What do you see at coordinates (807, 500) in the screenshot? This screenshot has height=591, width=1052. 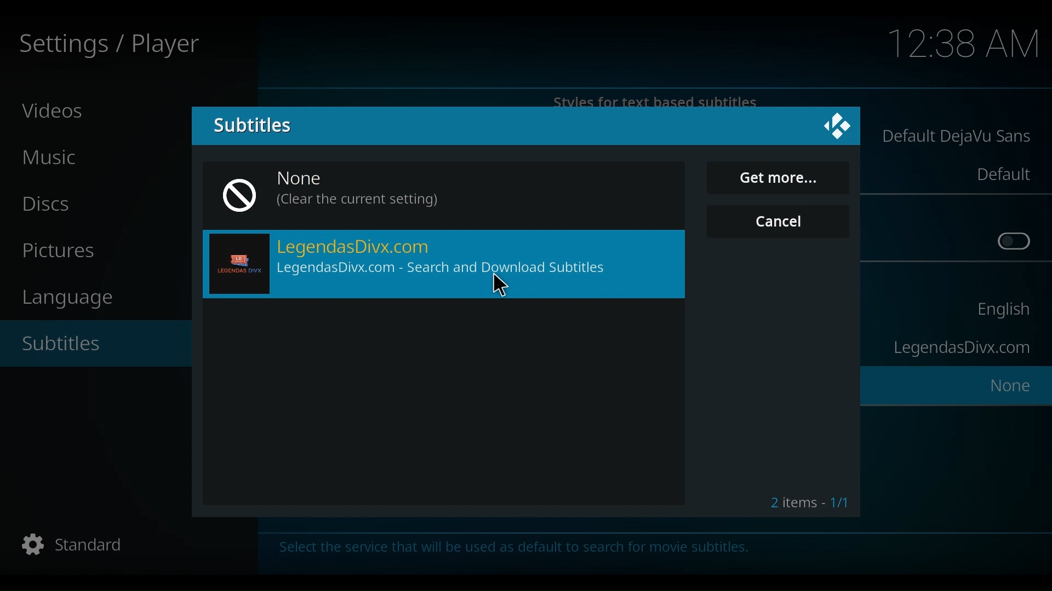 I see `items` at bounding box center [807, 500].